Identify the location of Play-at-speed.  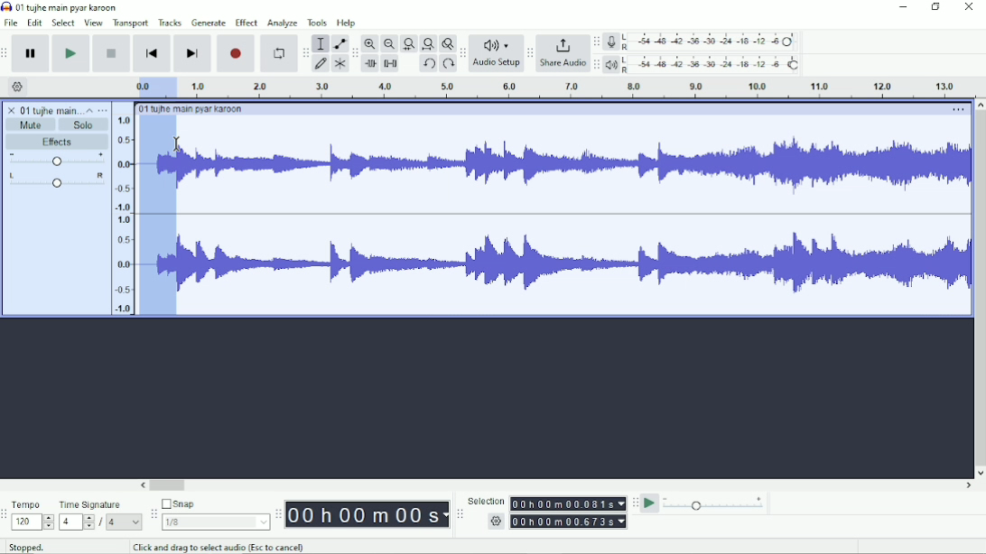
(651, 503).